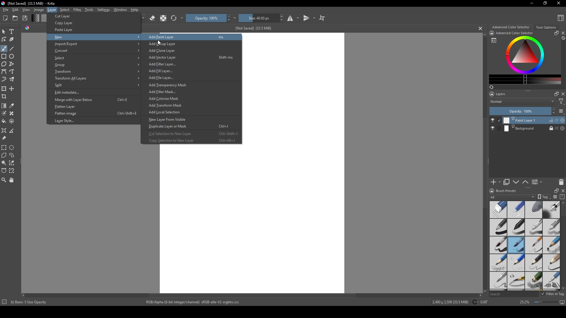 The image size is (566, 318). What do you see at coordinates (96, 78) in the screenshot?
I see `Transform All Layers` at bounding box center [96, 78].